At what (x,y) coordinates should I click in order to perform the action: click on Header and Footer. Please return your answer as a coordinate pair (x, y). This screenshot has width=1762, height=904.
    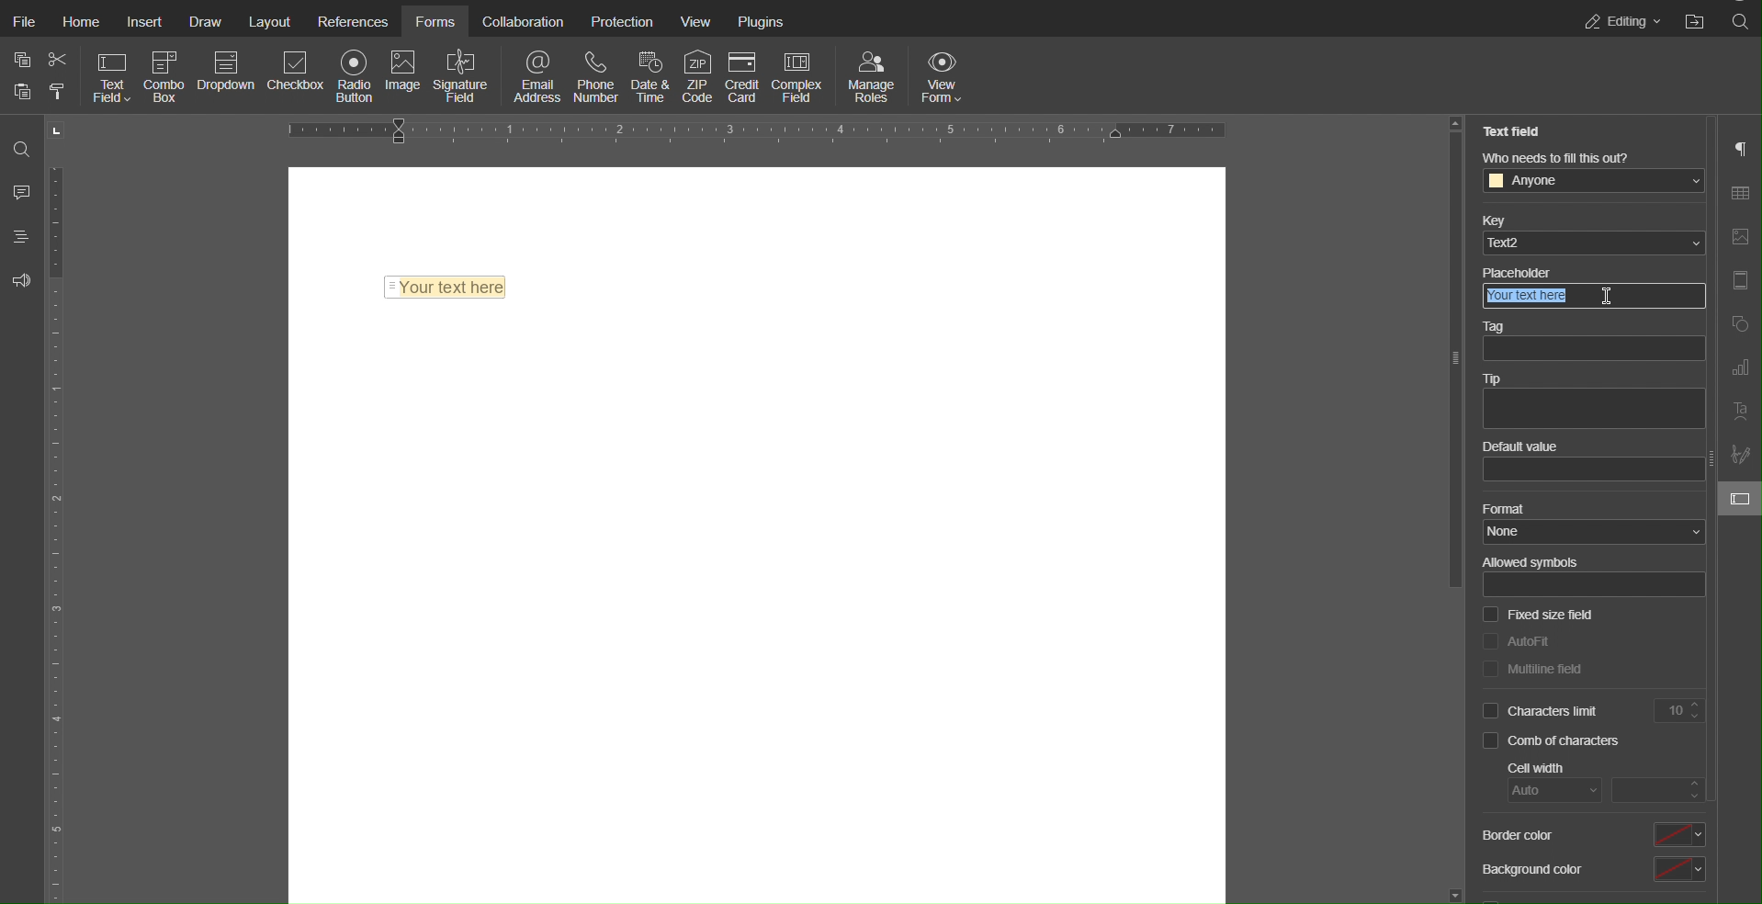
    Looking at the image, I should click on (1739, 280).